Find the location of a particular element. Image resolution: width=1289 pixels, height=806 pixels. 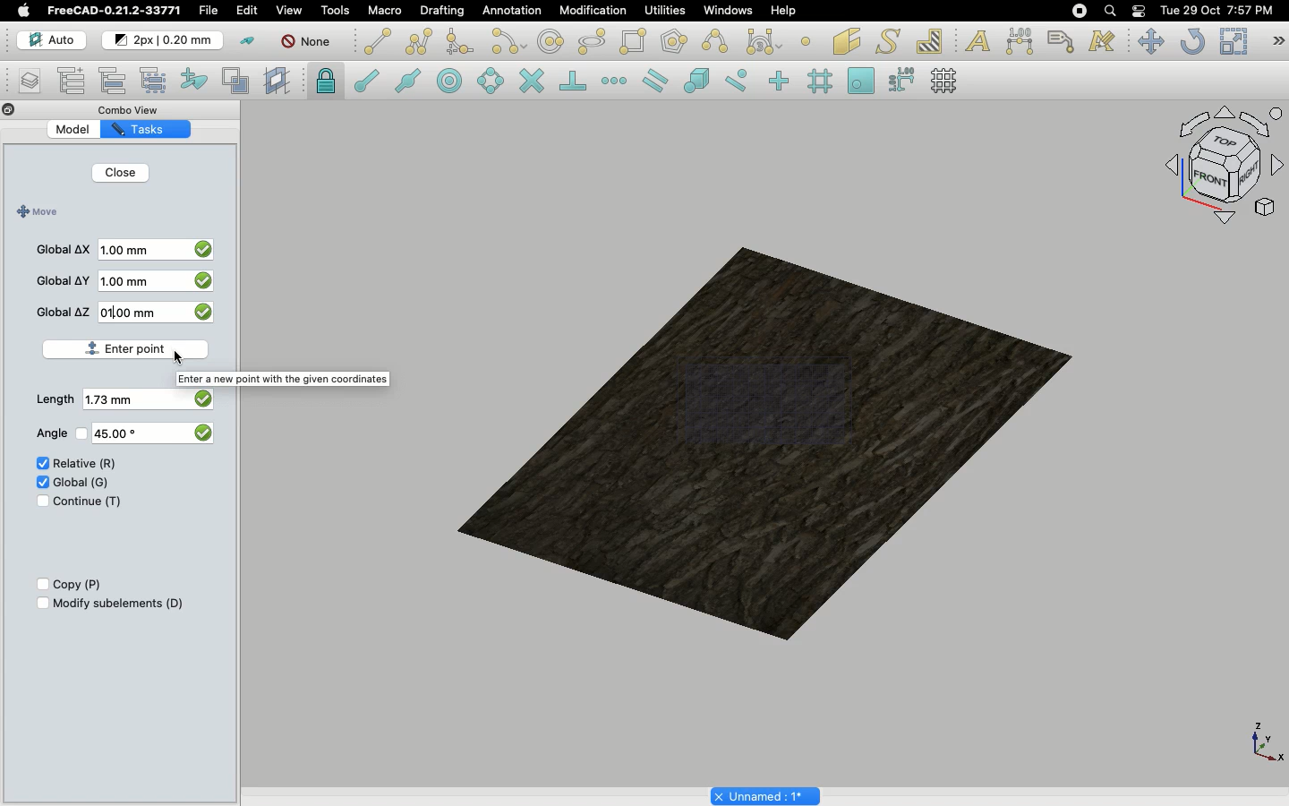

Tasks is located at coordinates (156, 128).